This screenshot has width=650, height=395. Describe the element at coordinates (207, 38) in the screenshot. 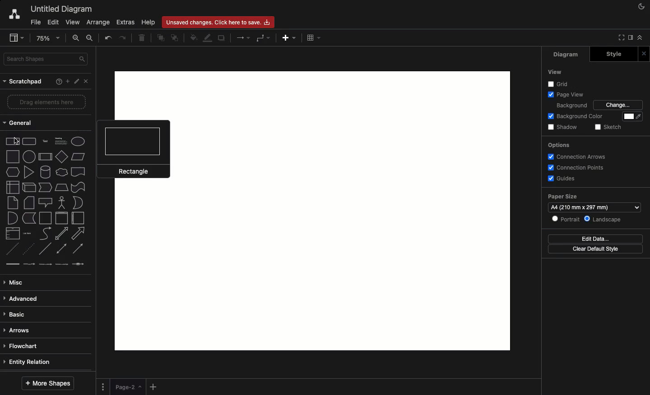

I see `Line color` at that location.